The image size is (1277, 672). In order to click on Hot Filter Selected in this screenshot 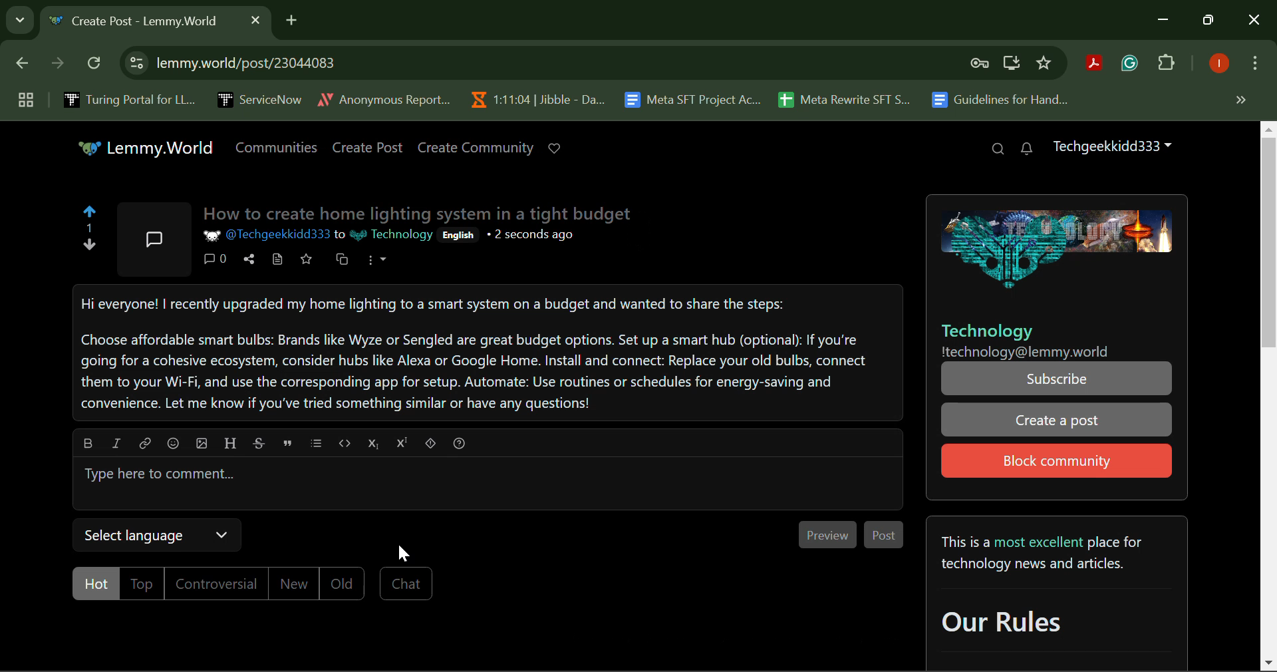, I will do `click(97, 585)`.